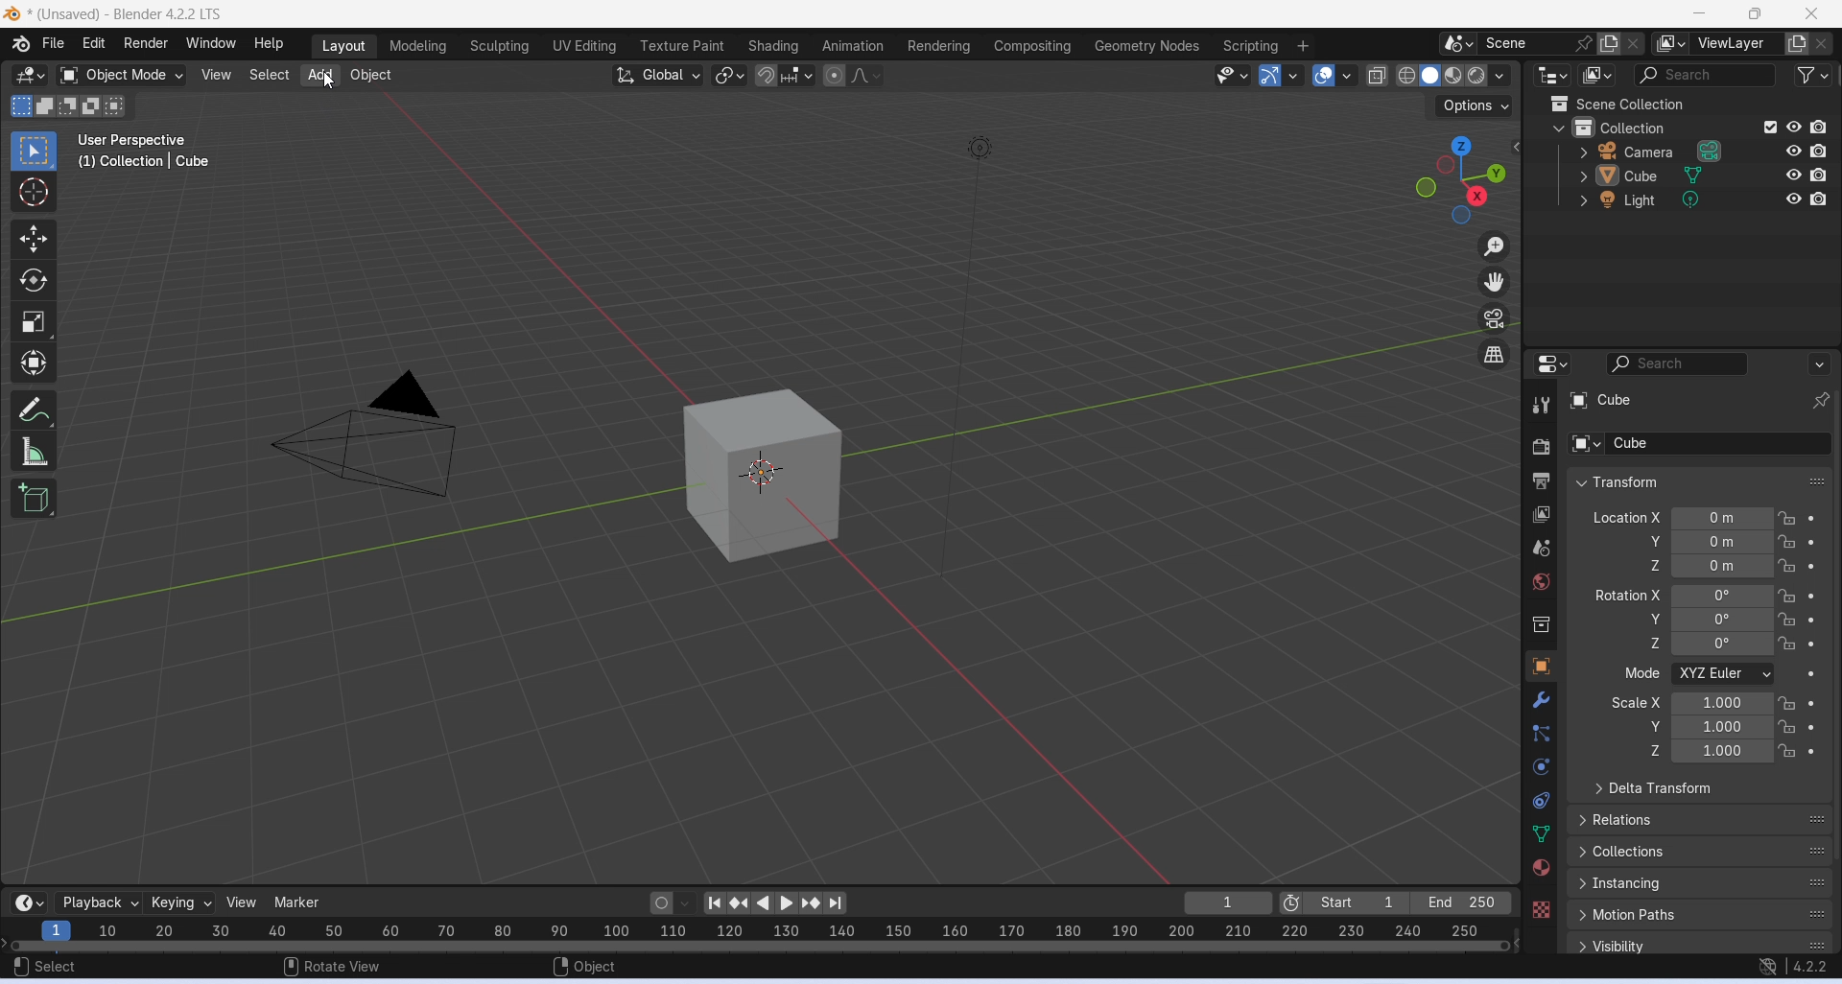  Describe the element at coordinates (29, 902) in the screenshot. I see `timer` at that location.